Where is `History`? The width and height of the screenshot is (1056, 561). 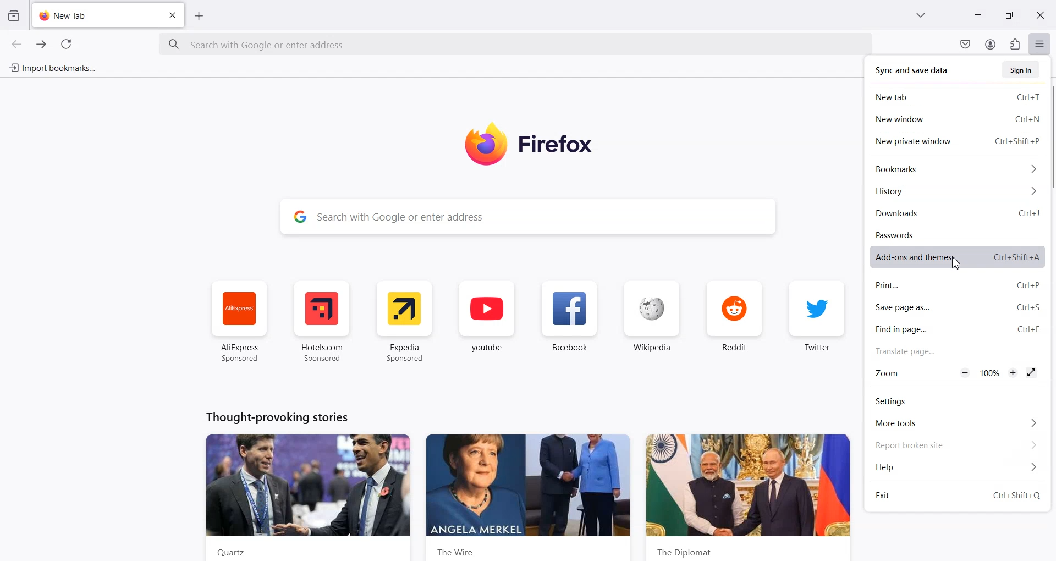 History is located at coordinates (955, 190).